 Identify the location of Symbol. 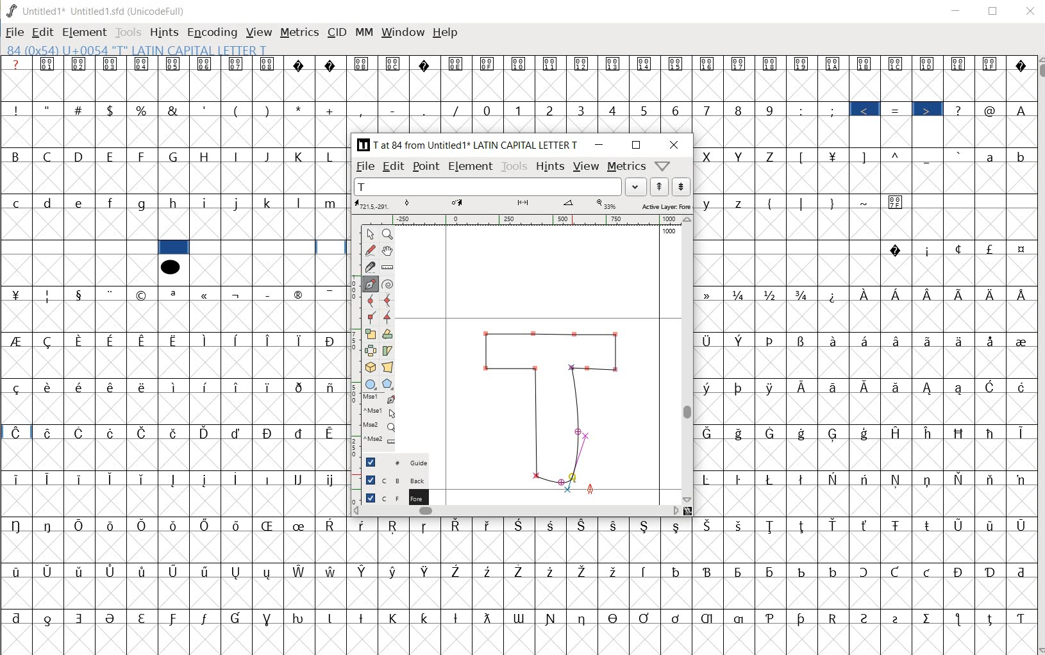
(51, 341).